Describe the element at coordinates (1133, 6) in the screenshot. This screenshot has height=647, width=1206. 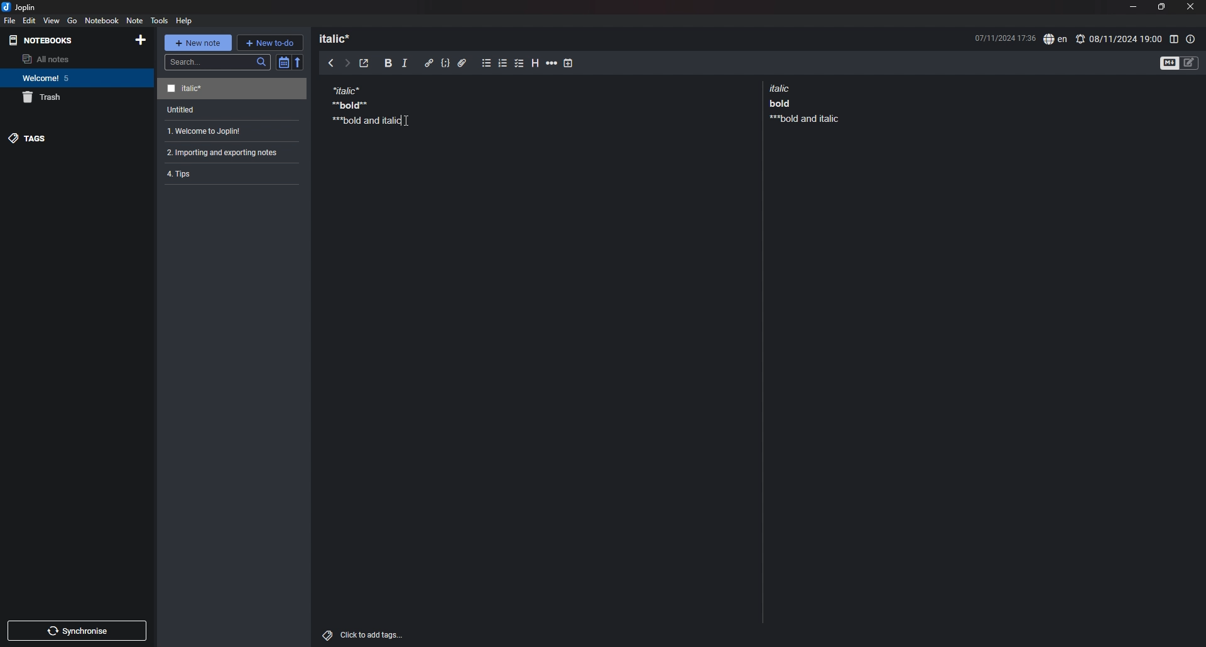
I see `minimize` at that location.